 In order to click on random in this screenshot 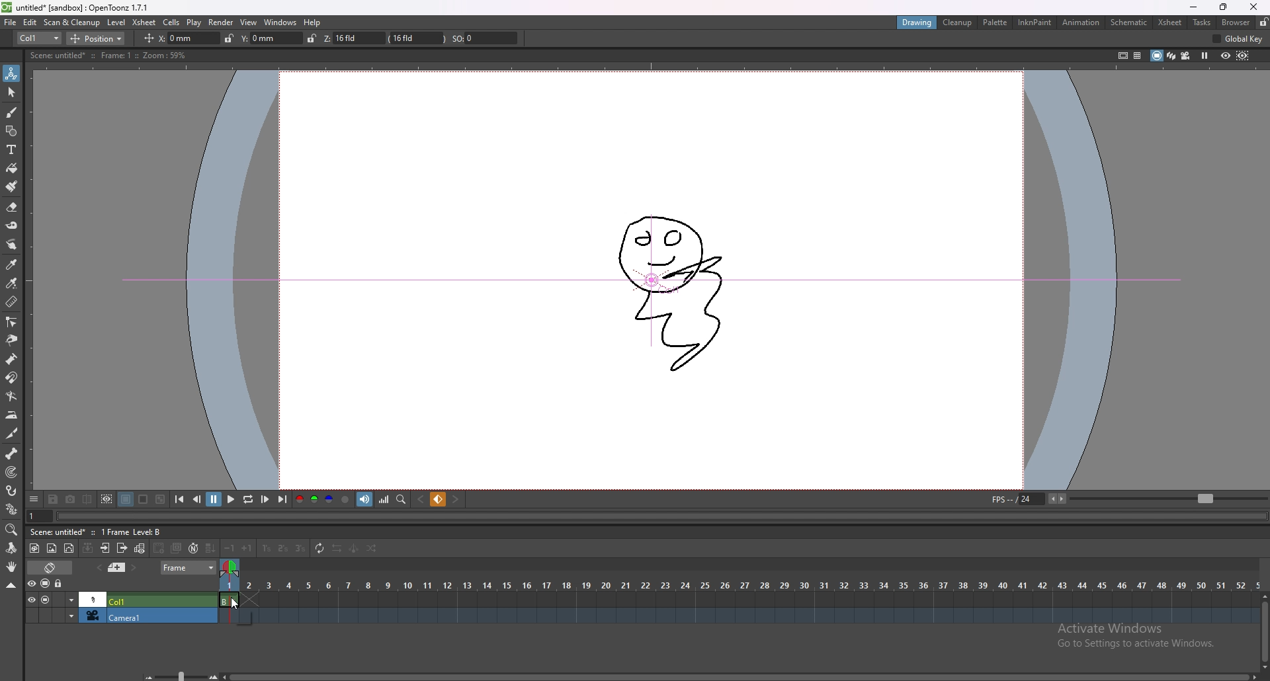, I will do `click(372, 549)`.